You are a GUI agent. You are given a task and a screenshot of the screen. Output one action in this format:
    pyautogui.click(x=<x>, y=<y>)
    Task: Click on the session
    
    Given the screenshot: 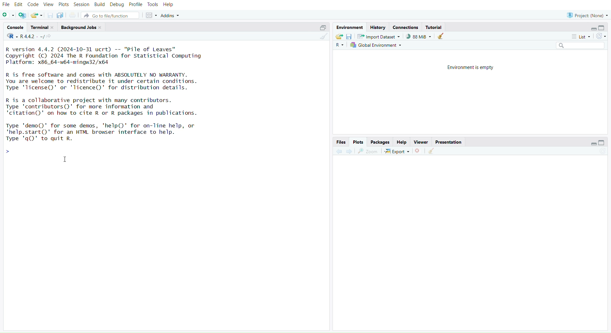 What is the action you would take?
    pyautogui.click(x=81, y=5)
    